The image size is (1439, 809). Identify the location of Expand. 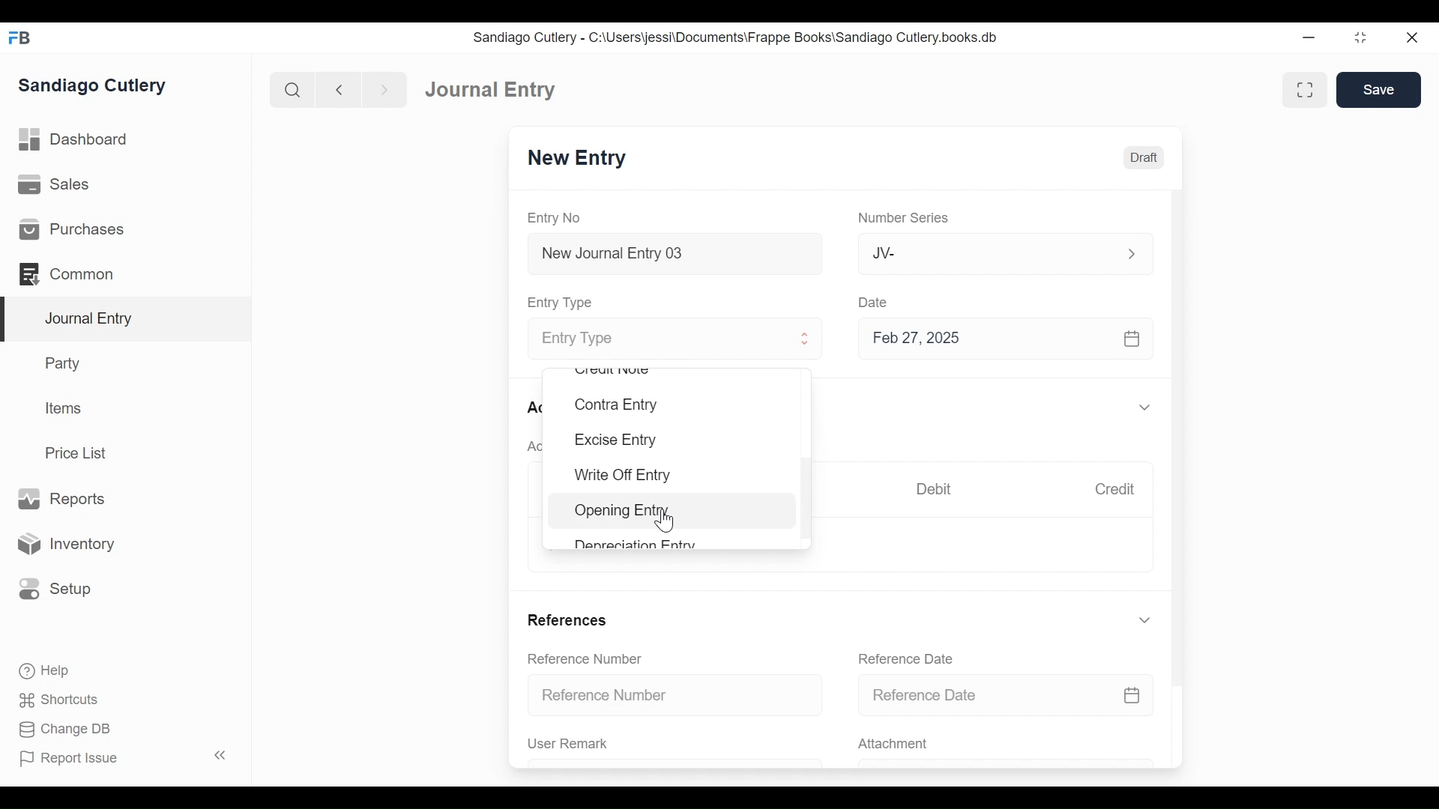
(1147, 620).